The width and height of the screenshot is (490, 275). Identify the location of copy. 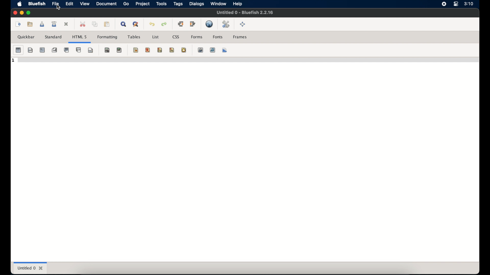
(95, 24).